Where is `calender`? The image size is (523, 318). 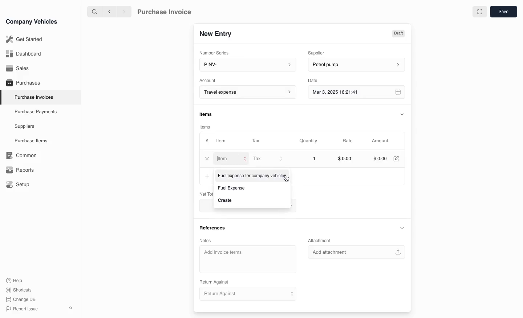 calender is located at coordinates (399, 93).